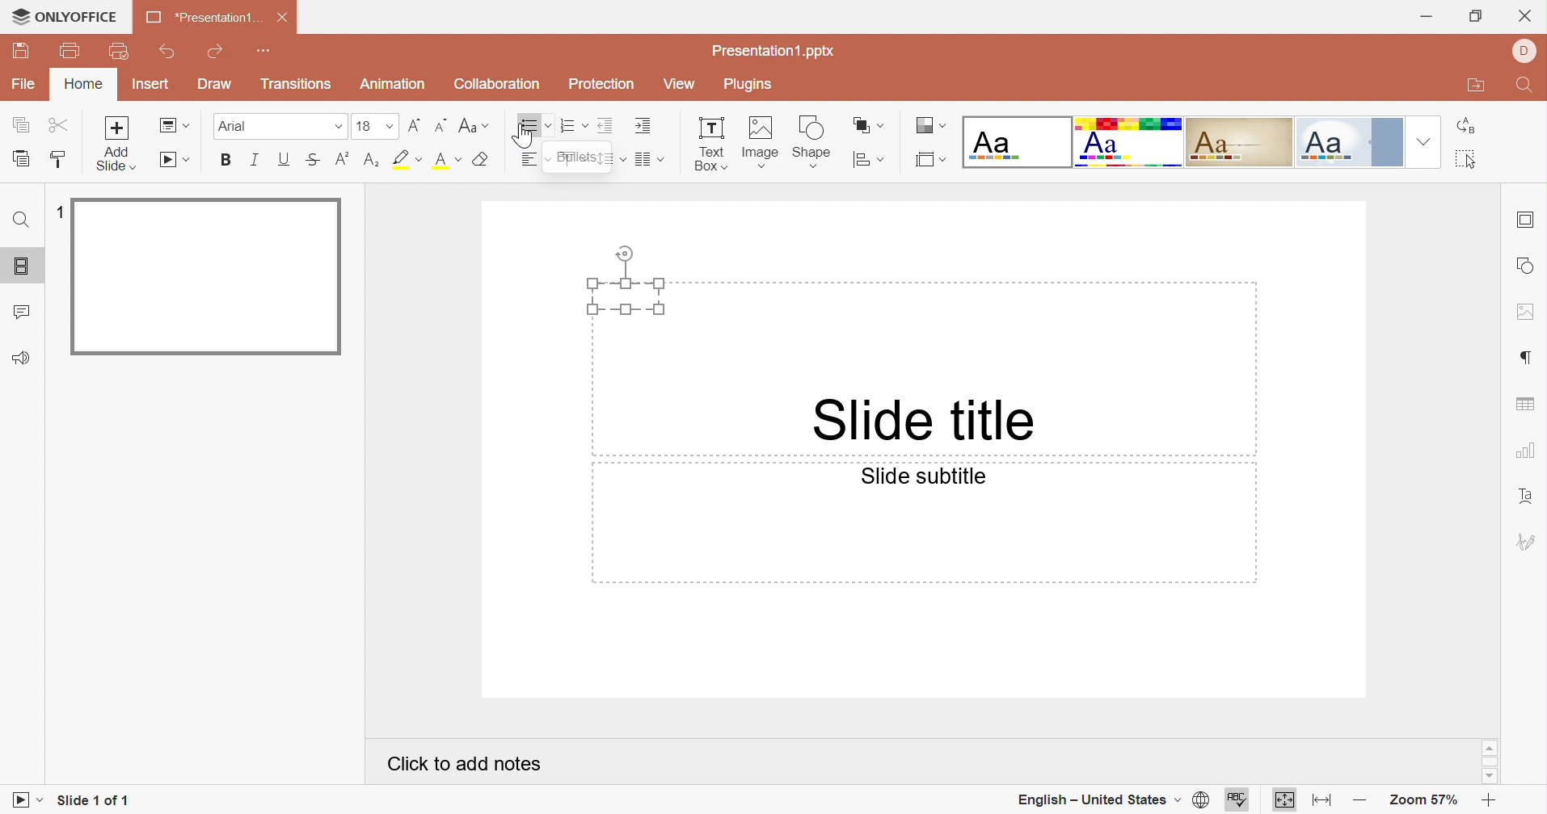 The image size is (1547, 814). What do you see at coordinates (1285, 801) in the screenshot?
I see `Fit to slide` at bounding box center [1285, 801].